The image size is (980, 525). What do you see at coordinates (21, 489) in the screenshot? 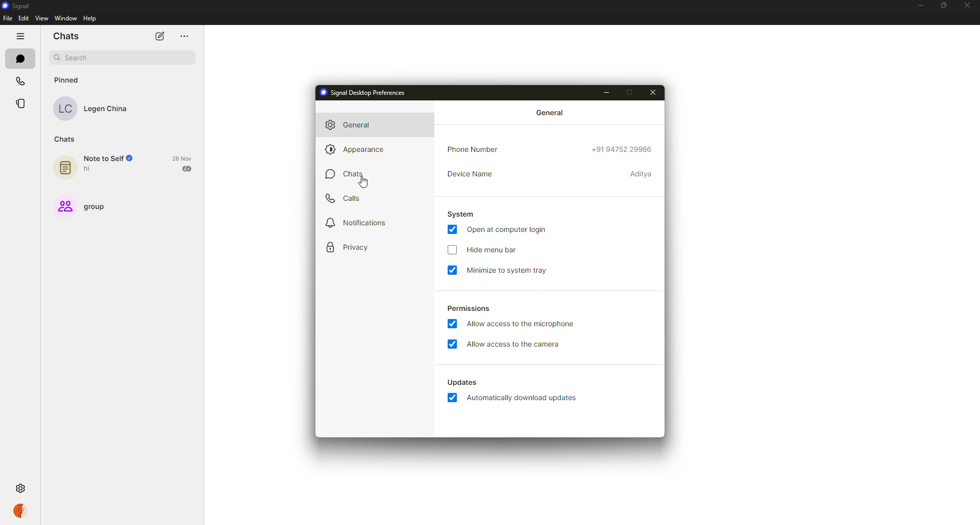
I see `settings` at bounding box center [21, 489].